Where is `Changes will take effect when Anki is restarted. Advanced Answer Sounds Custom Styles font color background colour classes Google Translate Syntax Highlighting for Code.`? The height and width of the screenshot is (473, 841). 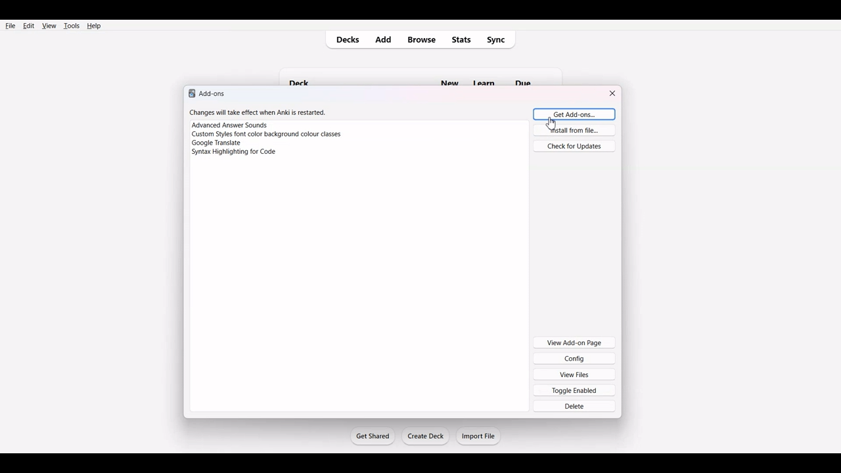 Changes will take effect when Anki is restarted. Advanced Answer Sounds Custom Styles font color background colour classes Google Translate Syntax Highlighting for Code. is located at coordinates (272, 137).